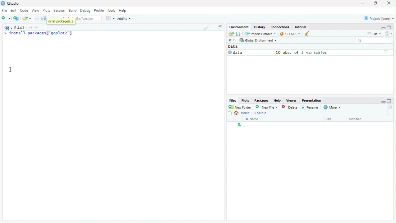 Image resolution: width=396 pixels, height=223 pixels. What do you see at coordinates (28, 18) in the screenshot?
I see `open an existing file` at bounding box center [28, 18].